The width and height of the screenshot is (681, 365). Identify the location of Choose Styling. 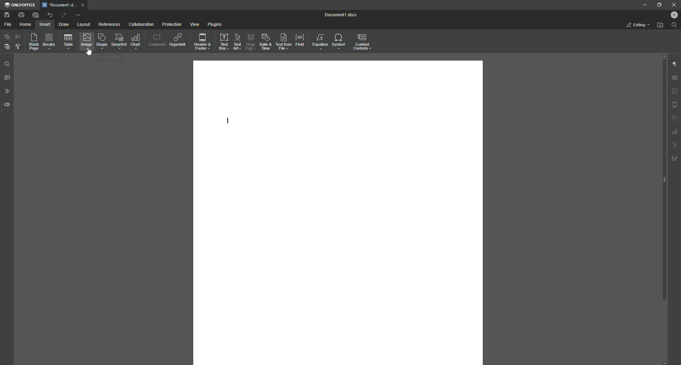
(18, 46).